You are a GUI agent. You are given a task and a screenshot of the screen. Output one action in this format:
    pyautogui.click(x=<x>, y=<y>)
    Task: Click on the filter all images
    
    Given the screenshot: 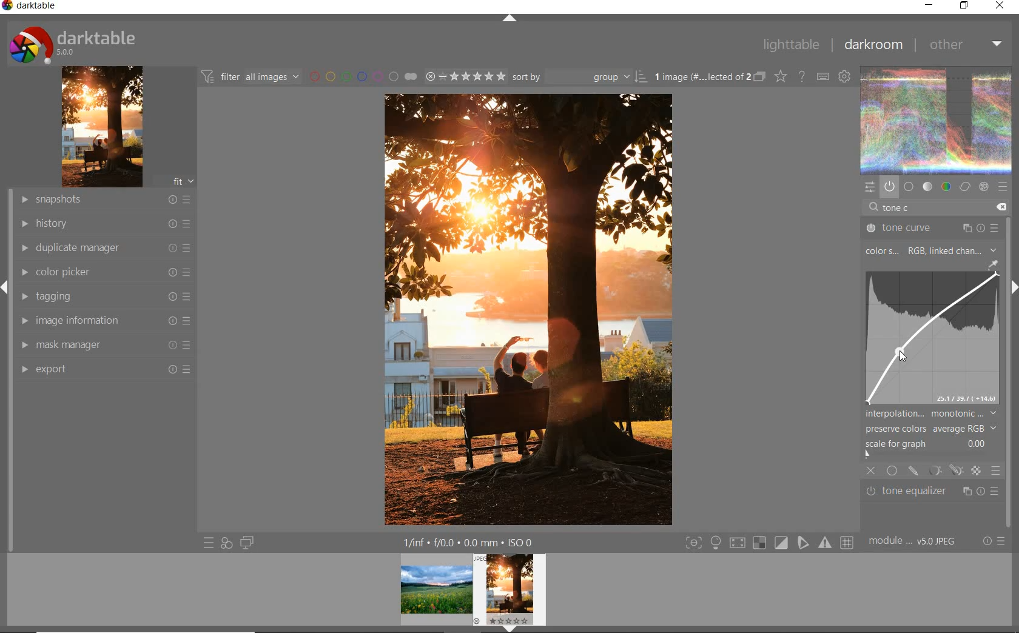 What is the action you would take?
    pyautogui.click(x=252, y=77)
    